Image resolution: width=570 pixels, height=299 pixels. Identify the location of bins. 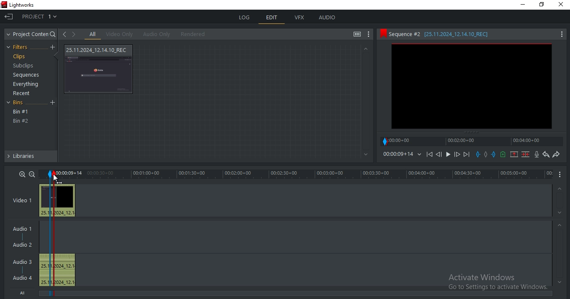
(21, 103).